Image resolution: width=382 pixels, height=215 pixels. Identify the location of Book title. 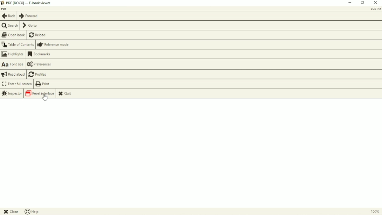
(4, 9).